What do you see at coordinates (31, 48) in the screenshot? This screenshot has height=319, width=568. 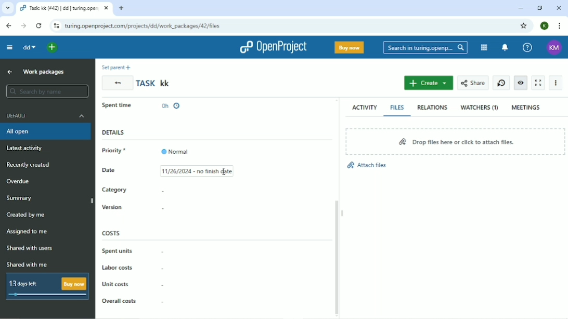 I see `dd` at bounding box center [31, 48].